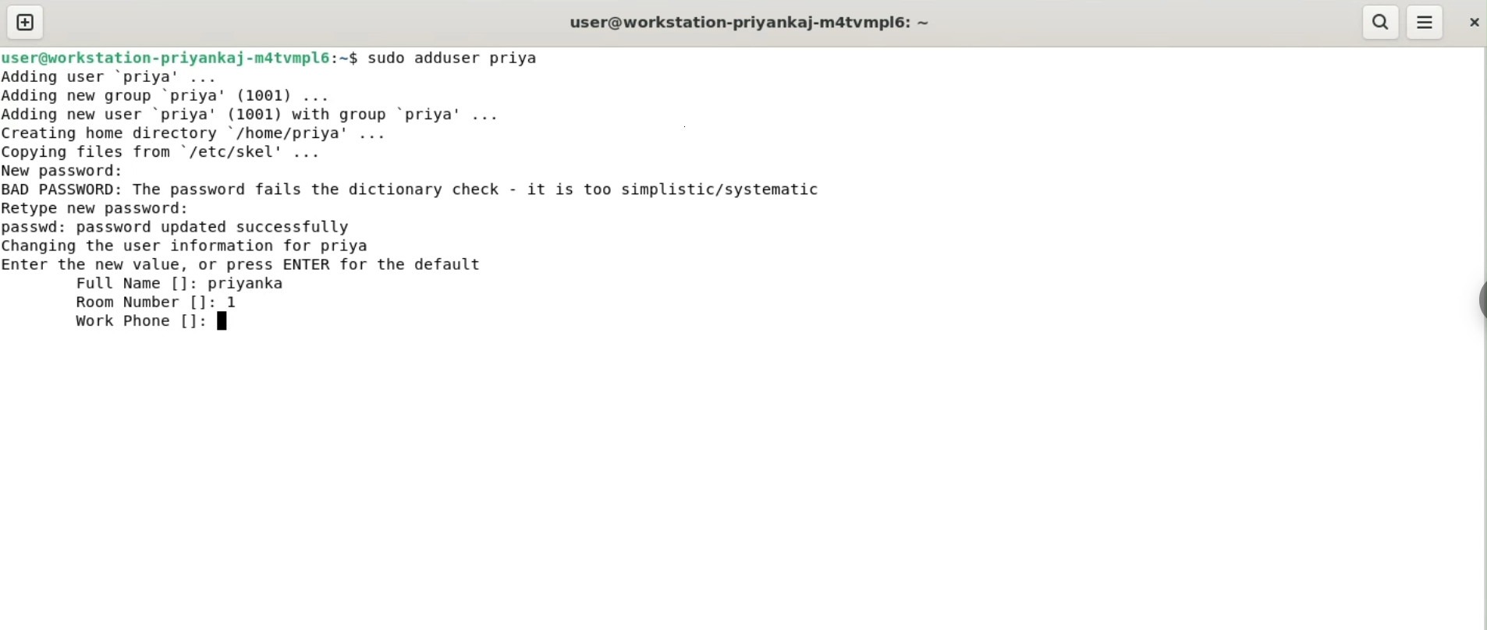  Describe the element at coordinates (75, 170) in the screenshot. I see `new password` at that location.